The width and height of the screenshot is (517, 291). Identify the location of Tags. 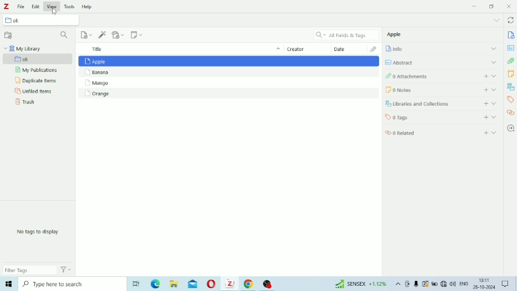
(510, 100).